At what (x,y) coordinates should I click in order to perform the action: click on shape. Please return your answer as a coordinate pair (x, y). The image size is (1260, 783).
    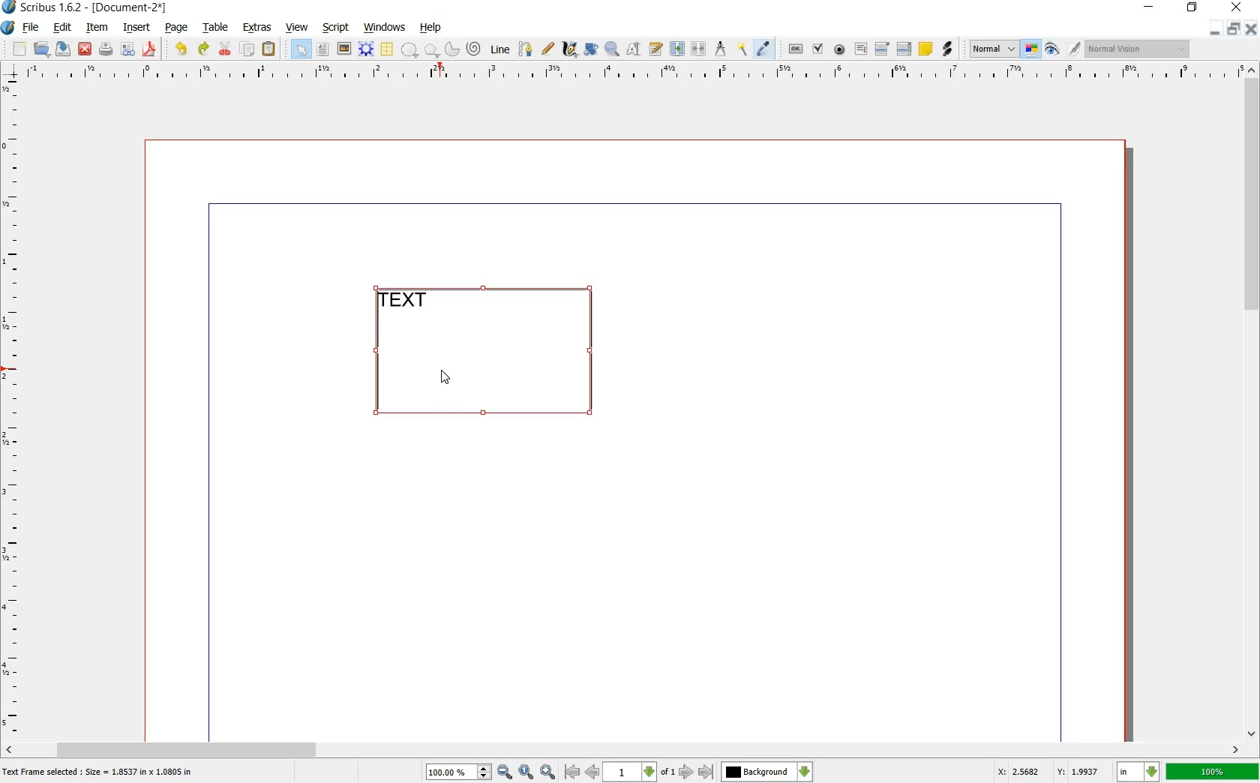
    Looking at the image, I should click on (409, 50).